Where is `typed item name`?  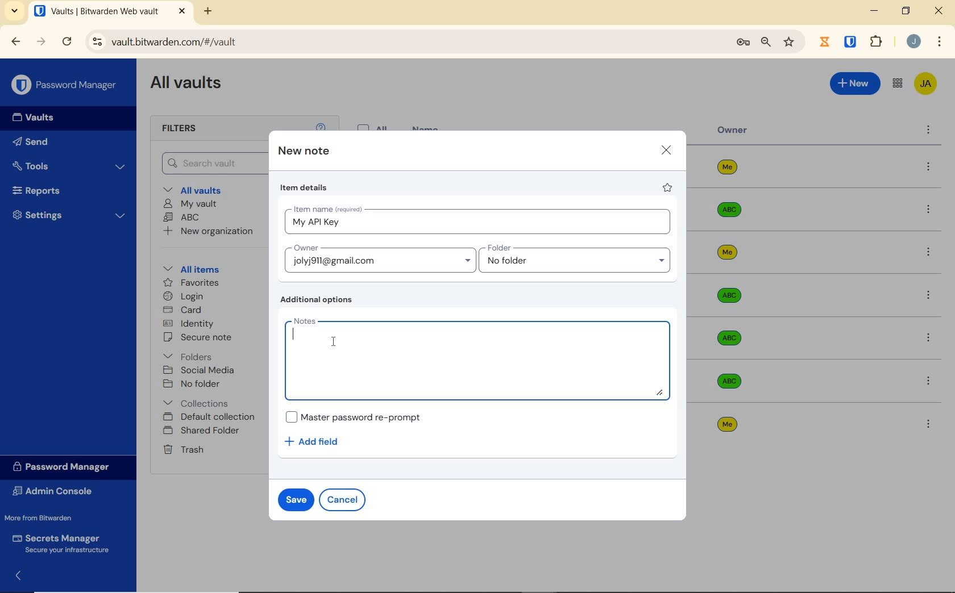 typed item name is located at coordinates (315, 223).